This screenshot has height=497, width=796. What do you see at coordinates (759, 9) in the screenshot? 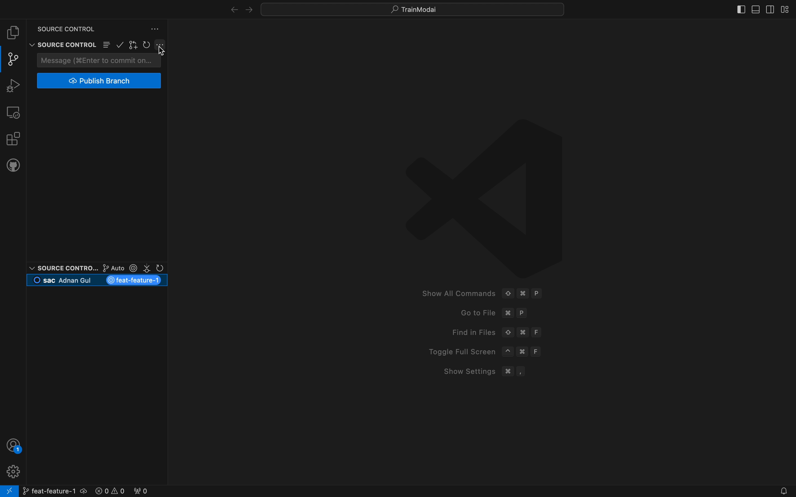
I see `layouts` at bounding box center [759, 9].